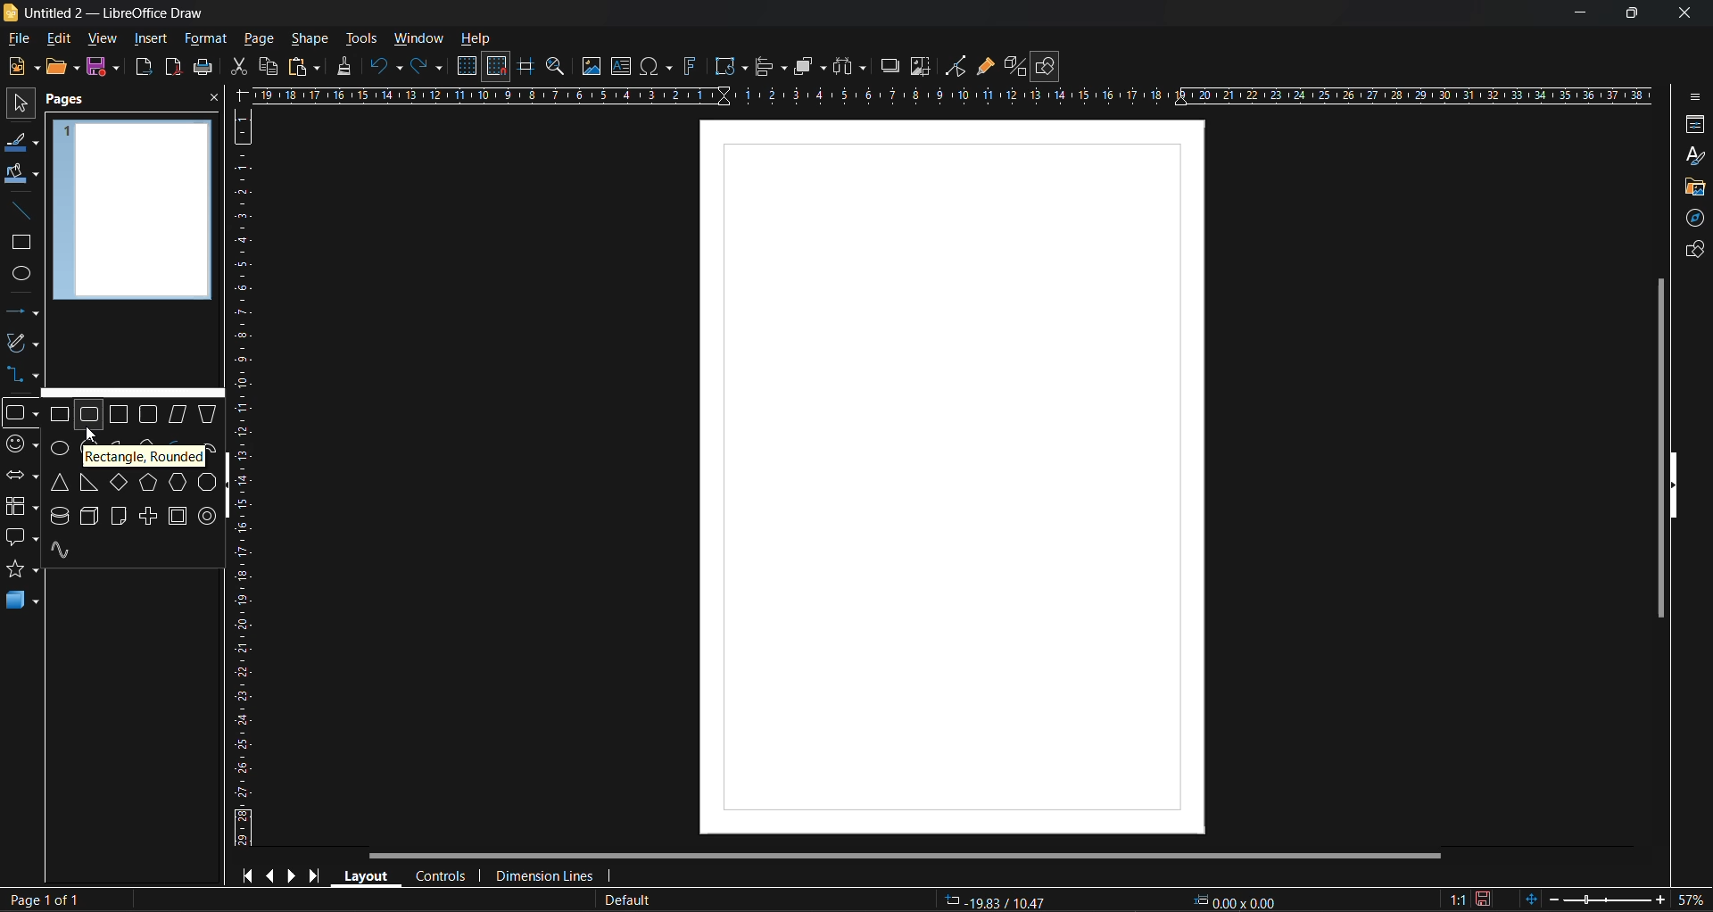  I want to click on ellipse, so click(58, 450).